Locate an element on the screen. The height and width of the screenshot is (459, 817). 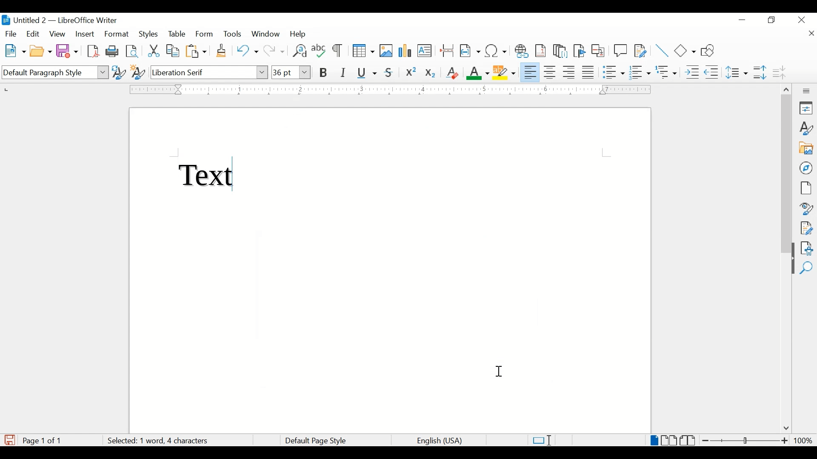
accessibility check is located at coordinates (807, 248).